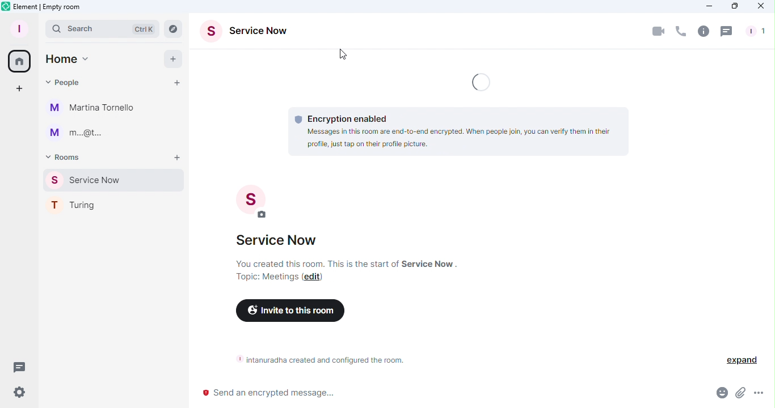 This screenshot has height=408, width=775. What do you see at coordinates (17, 28) in the screenshot?
I see `Profile` at bounding box center [17, 28].